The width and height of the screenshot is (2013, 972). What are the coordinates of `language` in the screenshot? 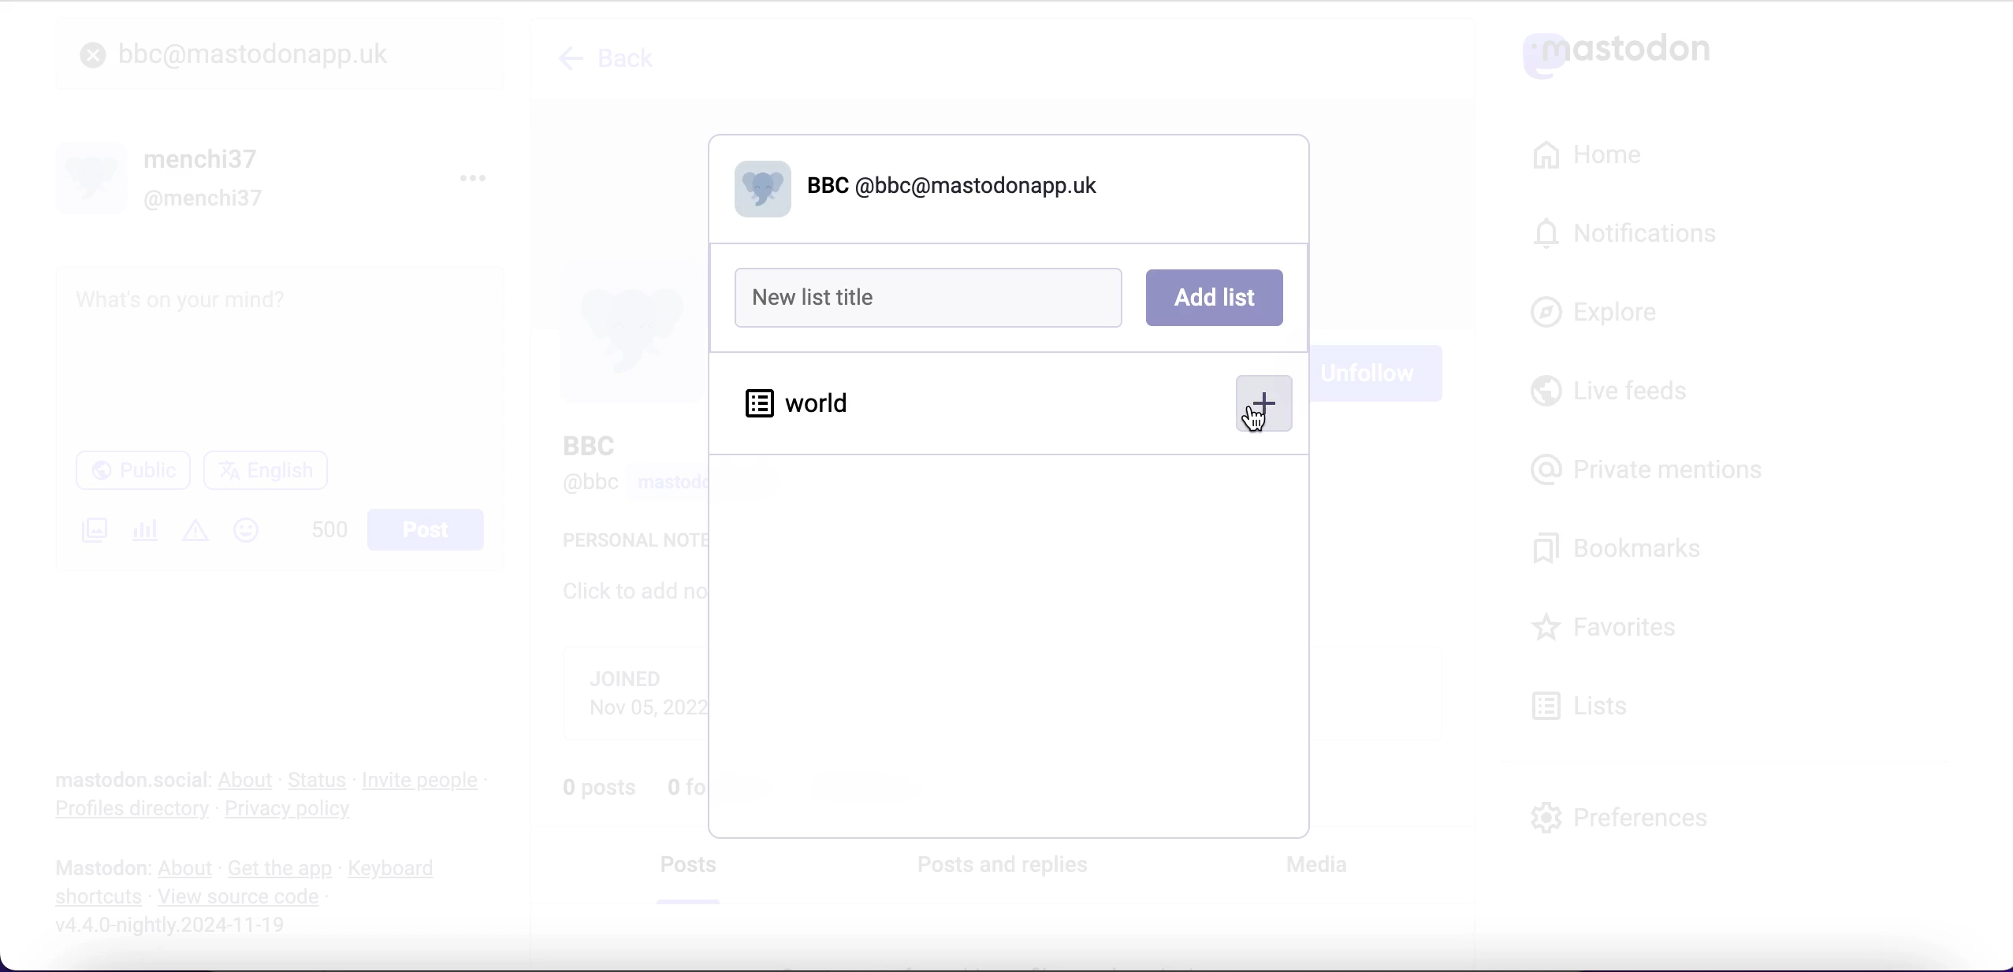 It's located at (273, 477).